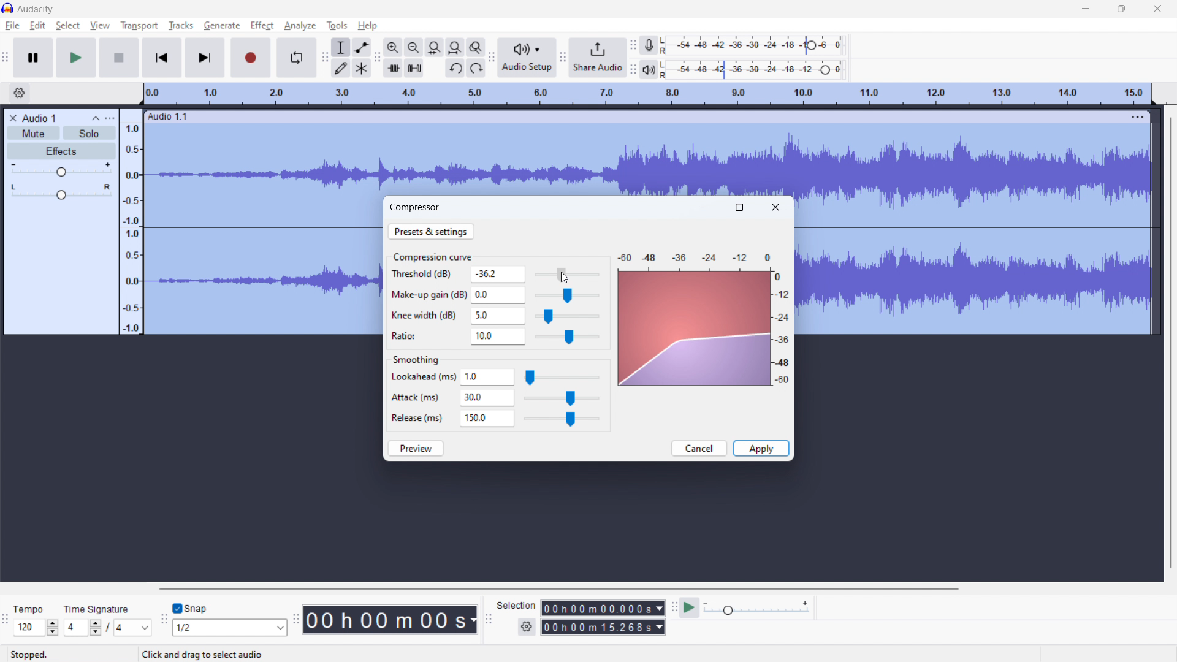  I want to click on playback meter, so click(654, 69).